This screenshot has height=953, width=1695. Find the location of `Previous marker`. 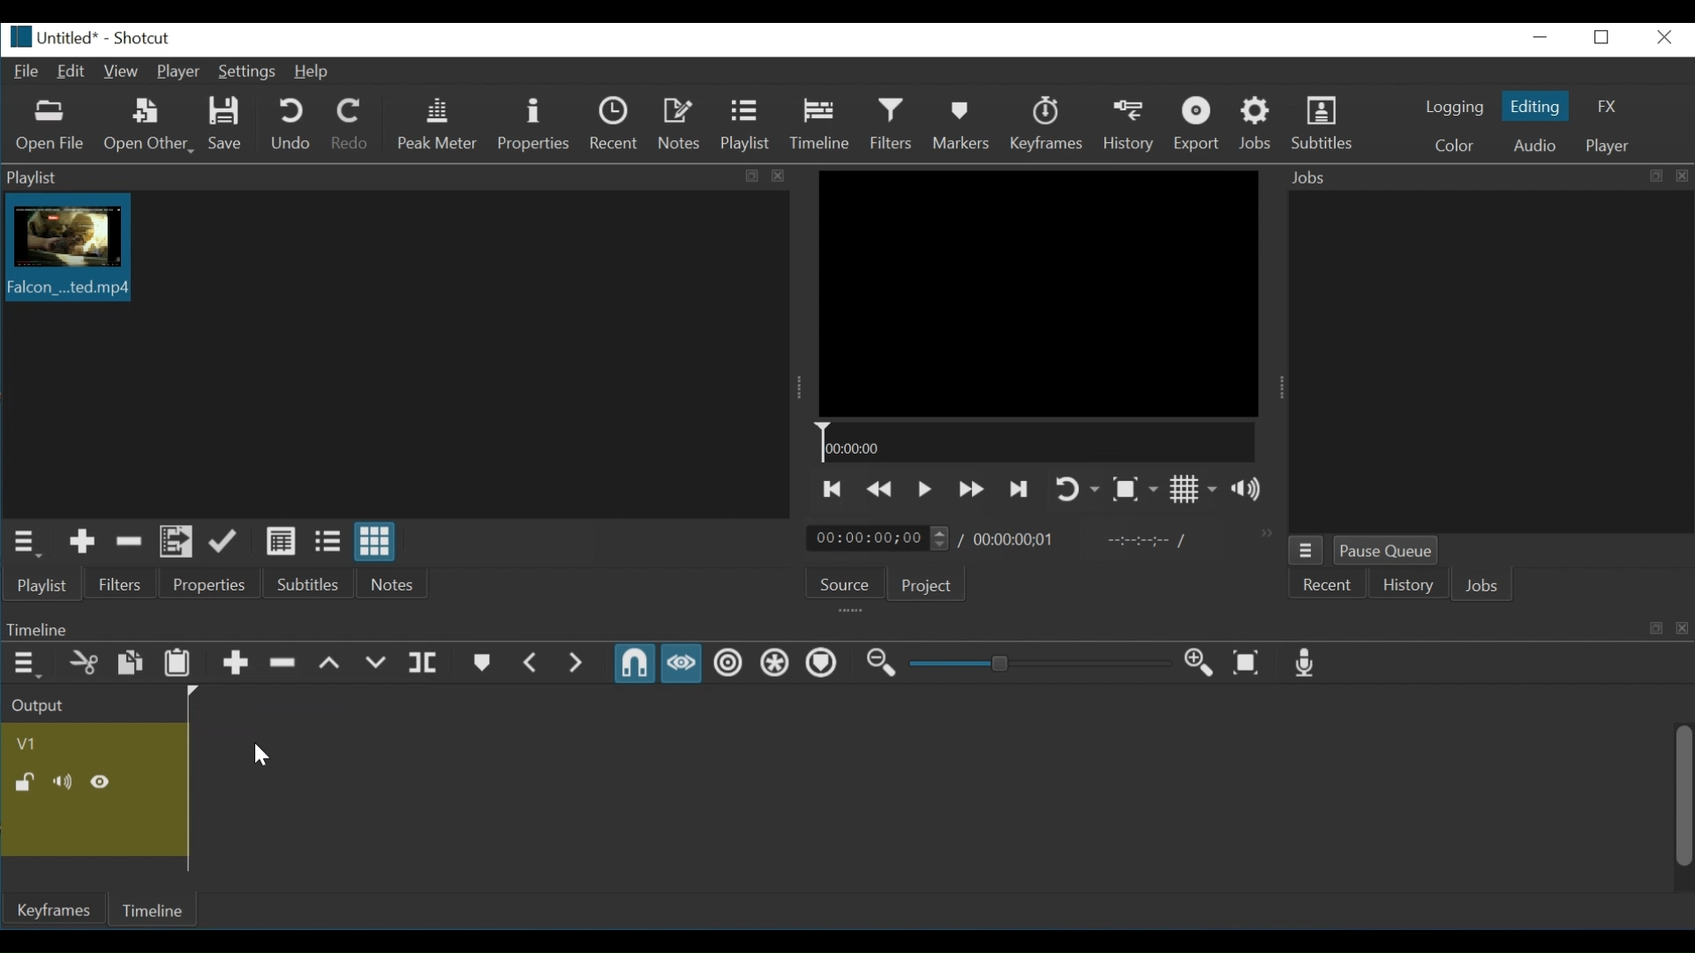

Previous marker is located at coordinates (533, 664).